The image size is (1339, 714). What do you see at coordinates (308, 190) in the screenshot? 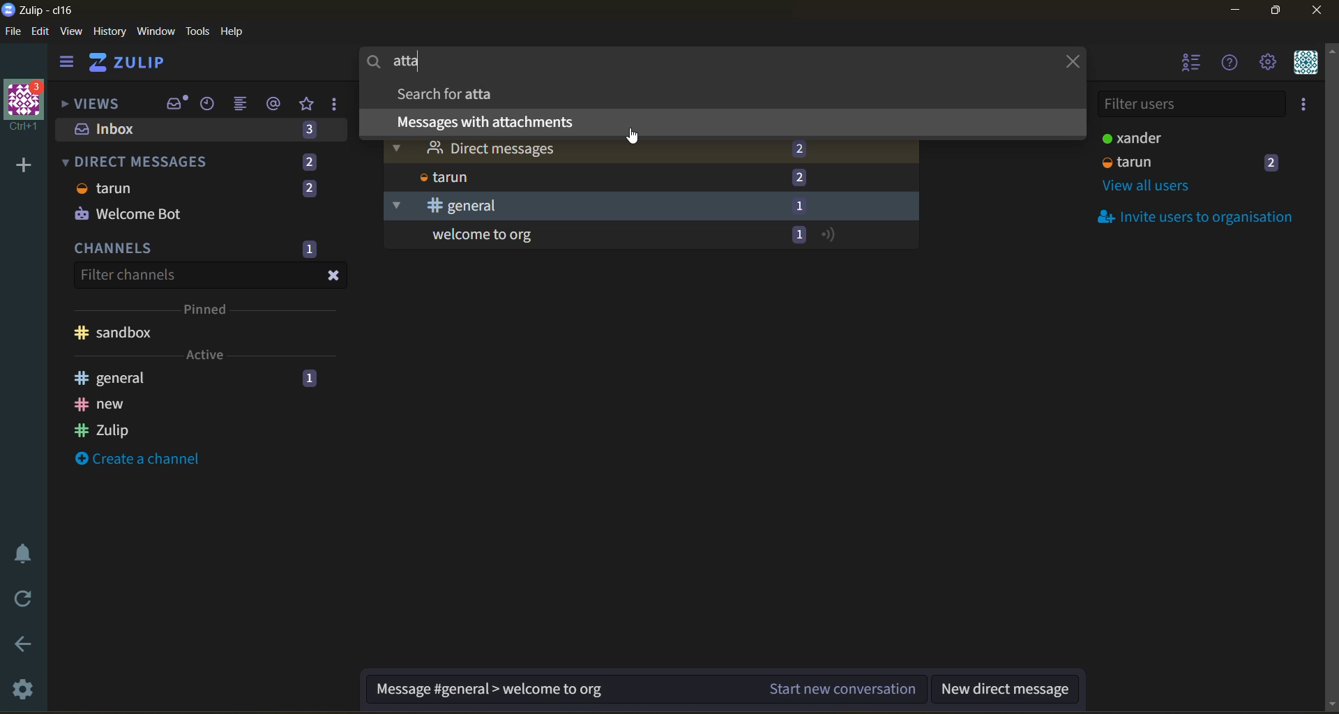
I see `2` at bounding box center [308, 190].